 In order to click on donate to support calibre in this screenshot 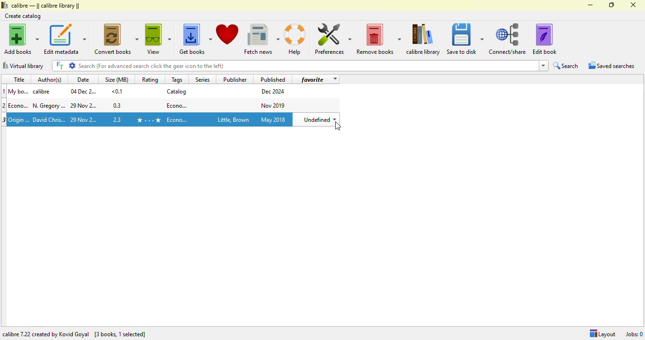, I will do `click(228, 34)`.